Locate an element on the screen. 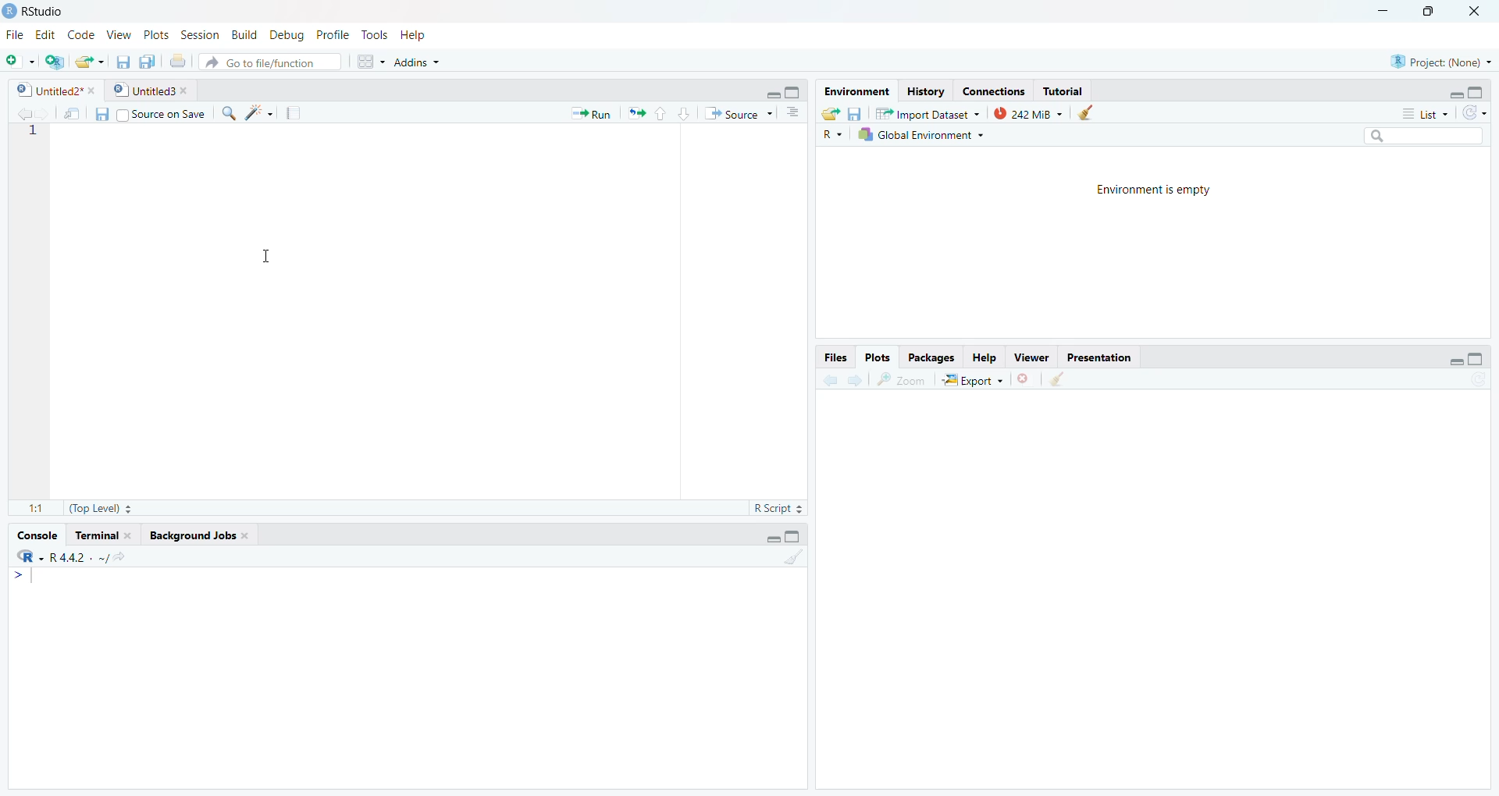  save workspace is located at coordinates (854, 112).